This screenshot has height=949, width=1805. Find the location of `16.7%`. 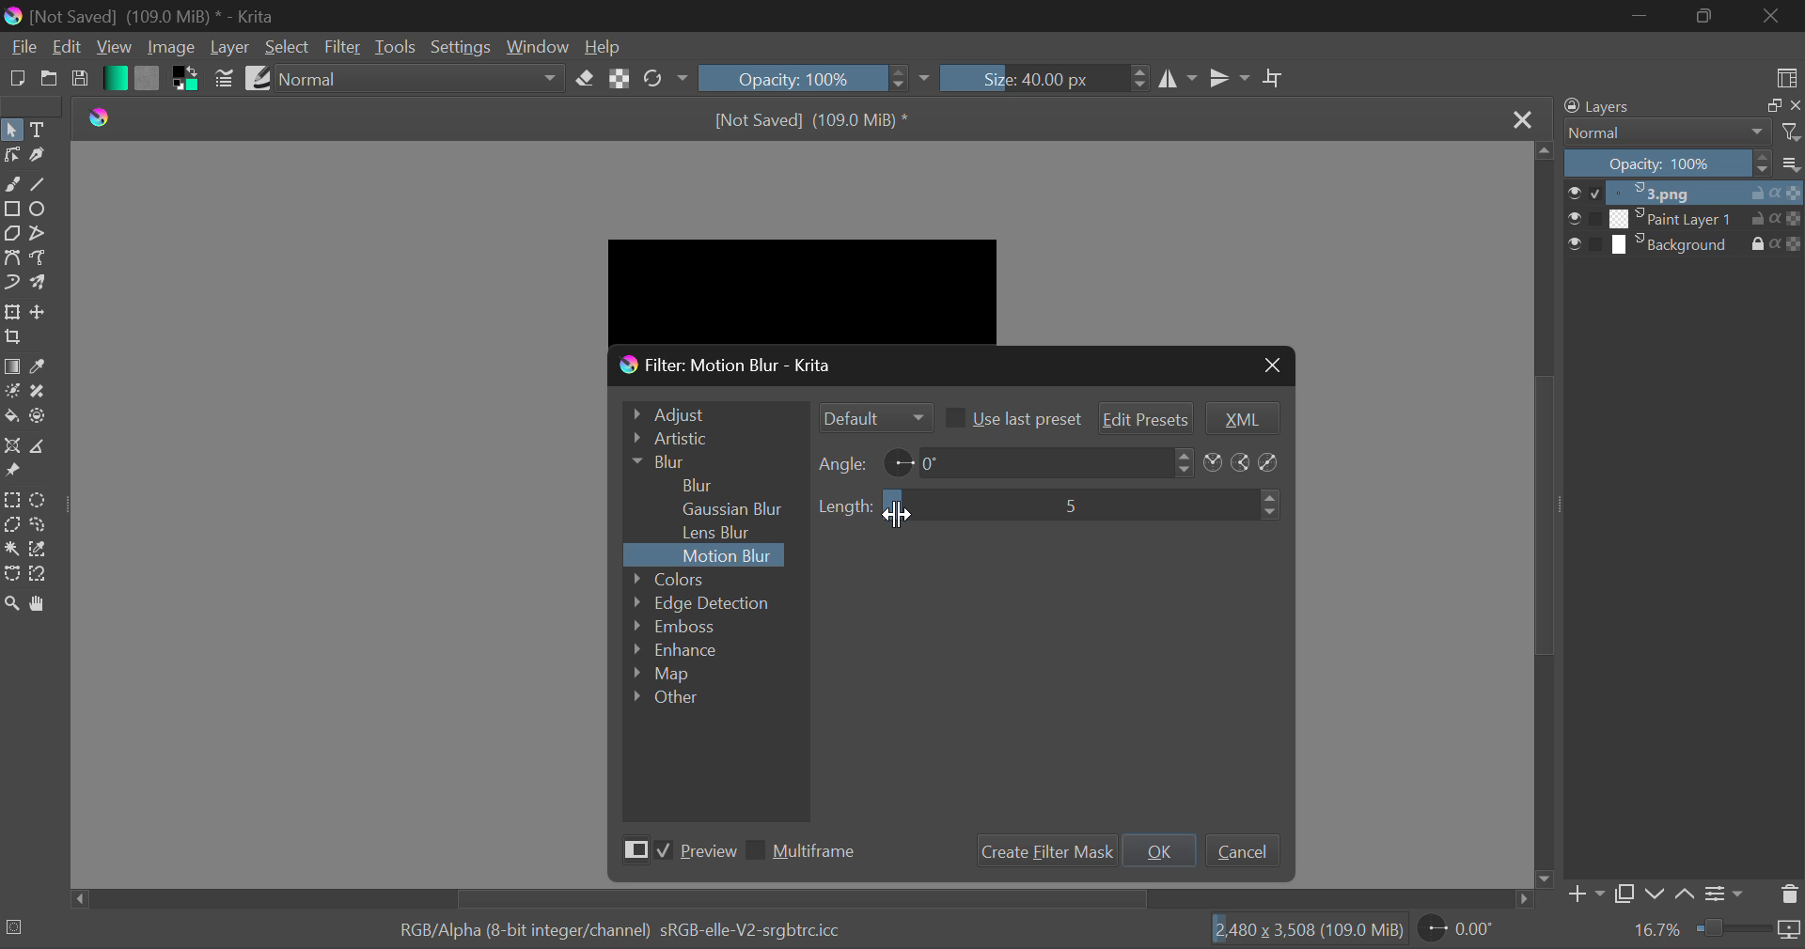

16.7% is located at coordinates (1657, 930).